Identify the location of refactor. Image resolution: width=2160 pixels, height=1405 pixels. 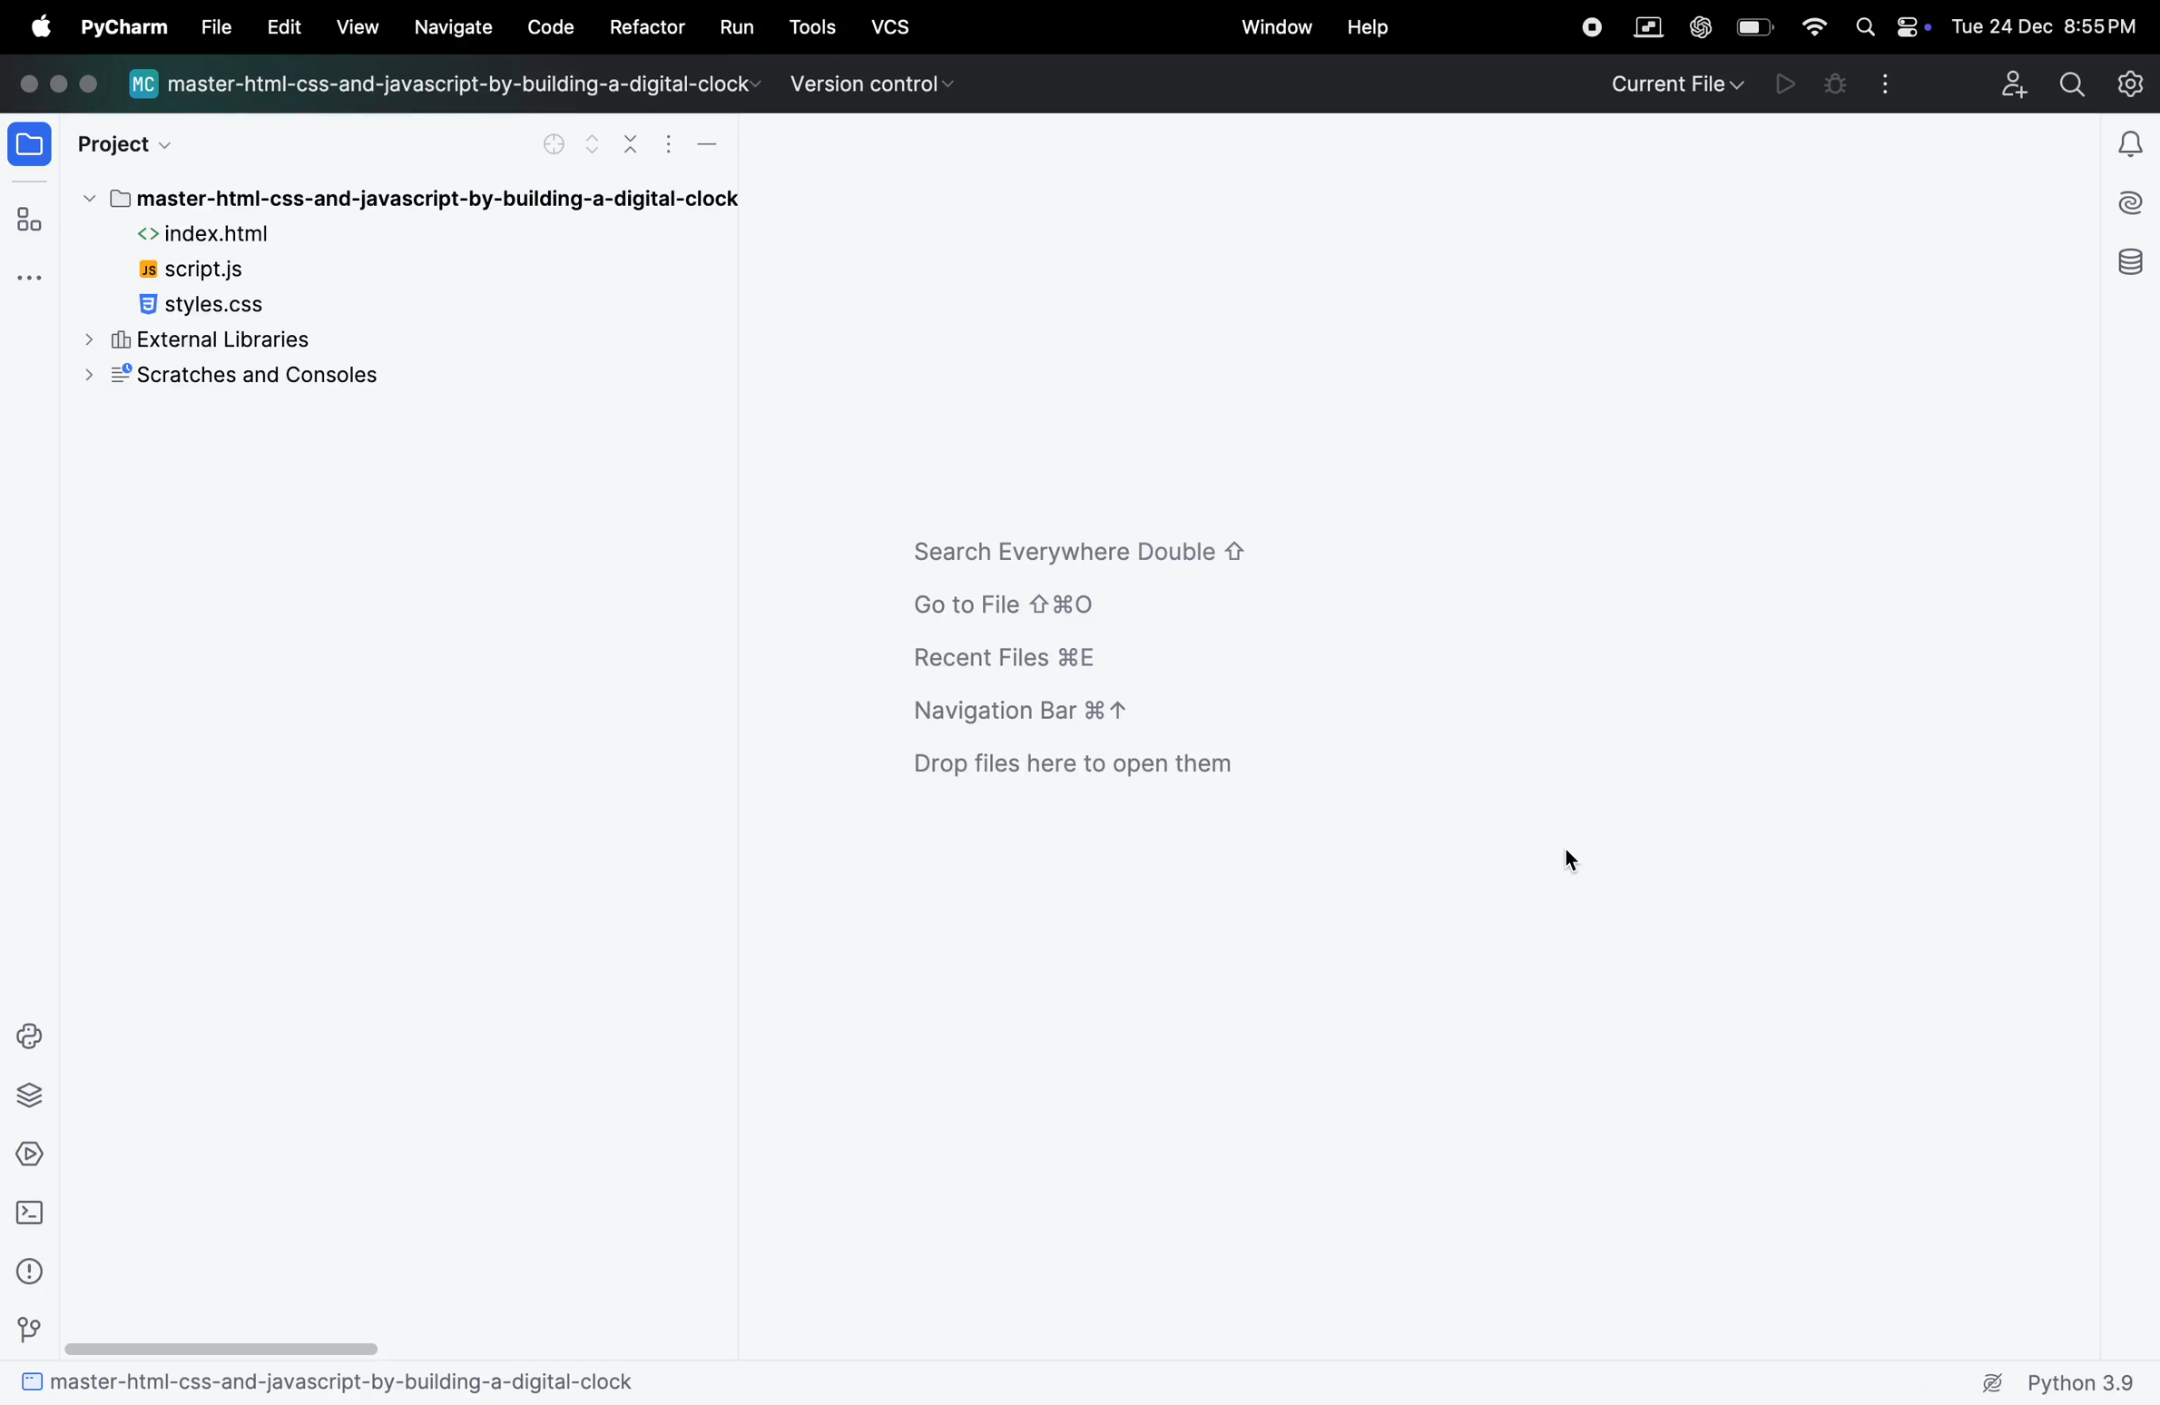
(647, 27).